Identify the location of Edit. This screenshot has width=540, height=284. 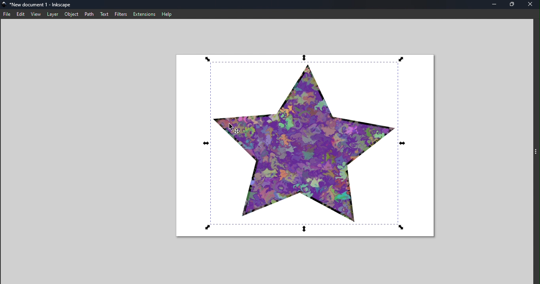
(21, 14).